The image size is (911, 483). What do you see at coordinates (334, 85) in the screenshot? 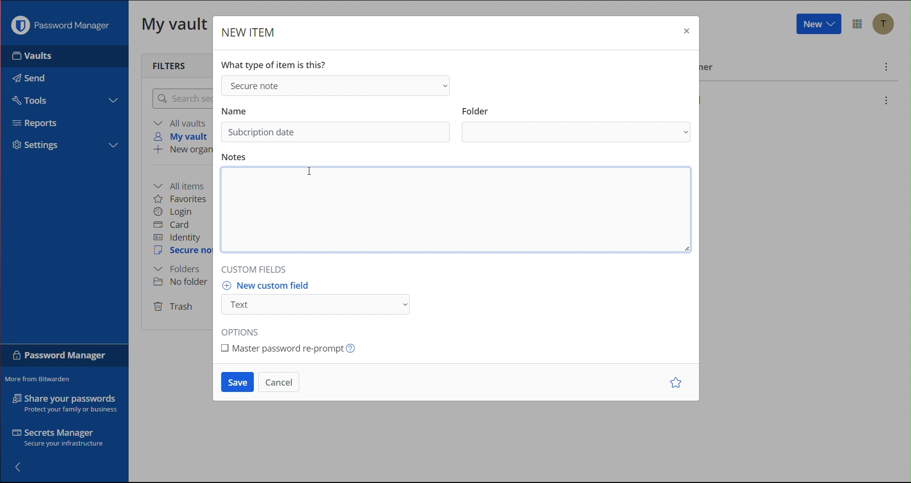
I see `Secure note` at bounding box center [334, 85].